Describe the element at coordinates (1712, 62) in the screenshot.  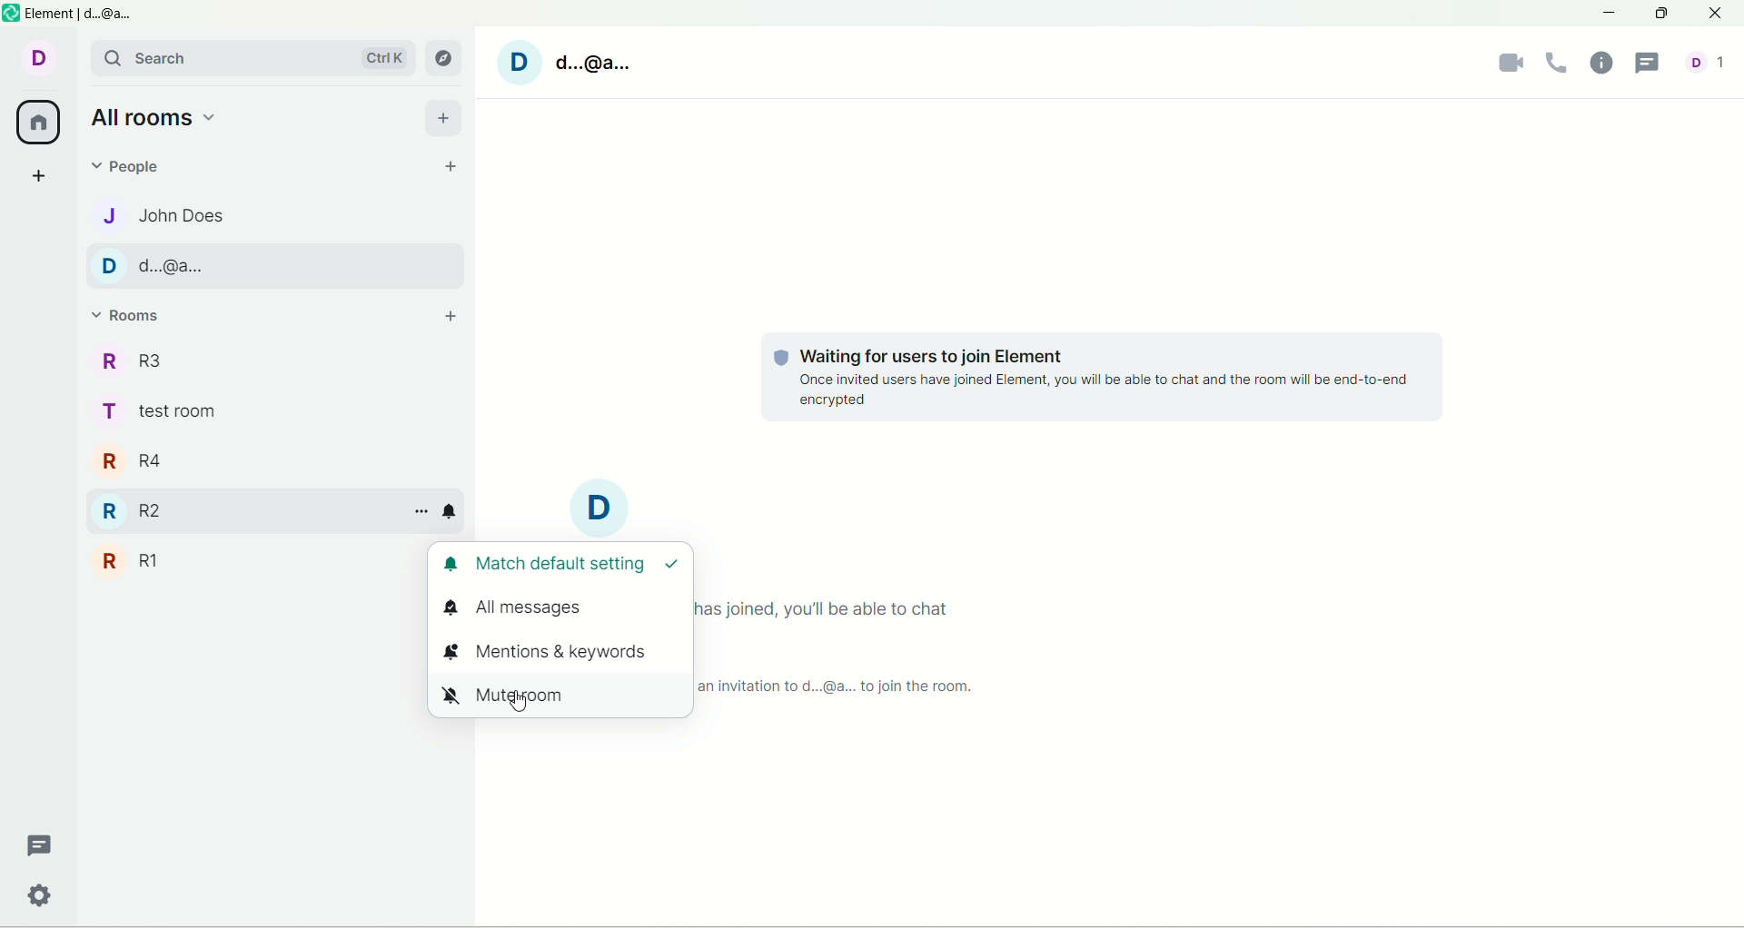
I see `people` at that location.